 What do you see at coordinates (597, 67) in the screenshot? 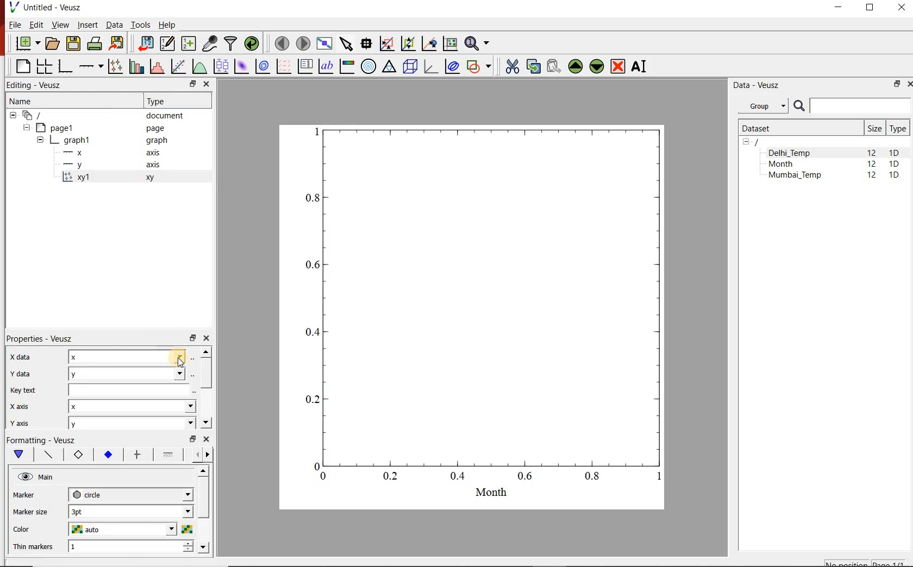
I see `move the selected widget down` at bounding box center [597, 67].